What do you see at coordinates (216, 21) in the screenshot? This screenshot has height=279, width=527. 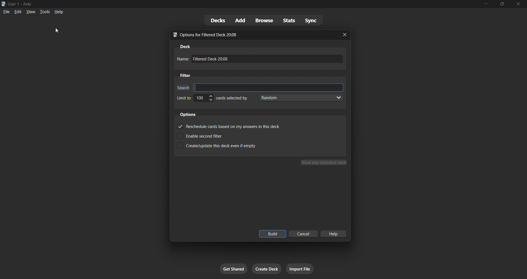 I see `decks` at bounding box center [216, 21].